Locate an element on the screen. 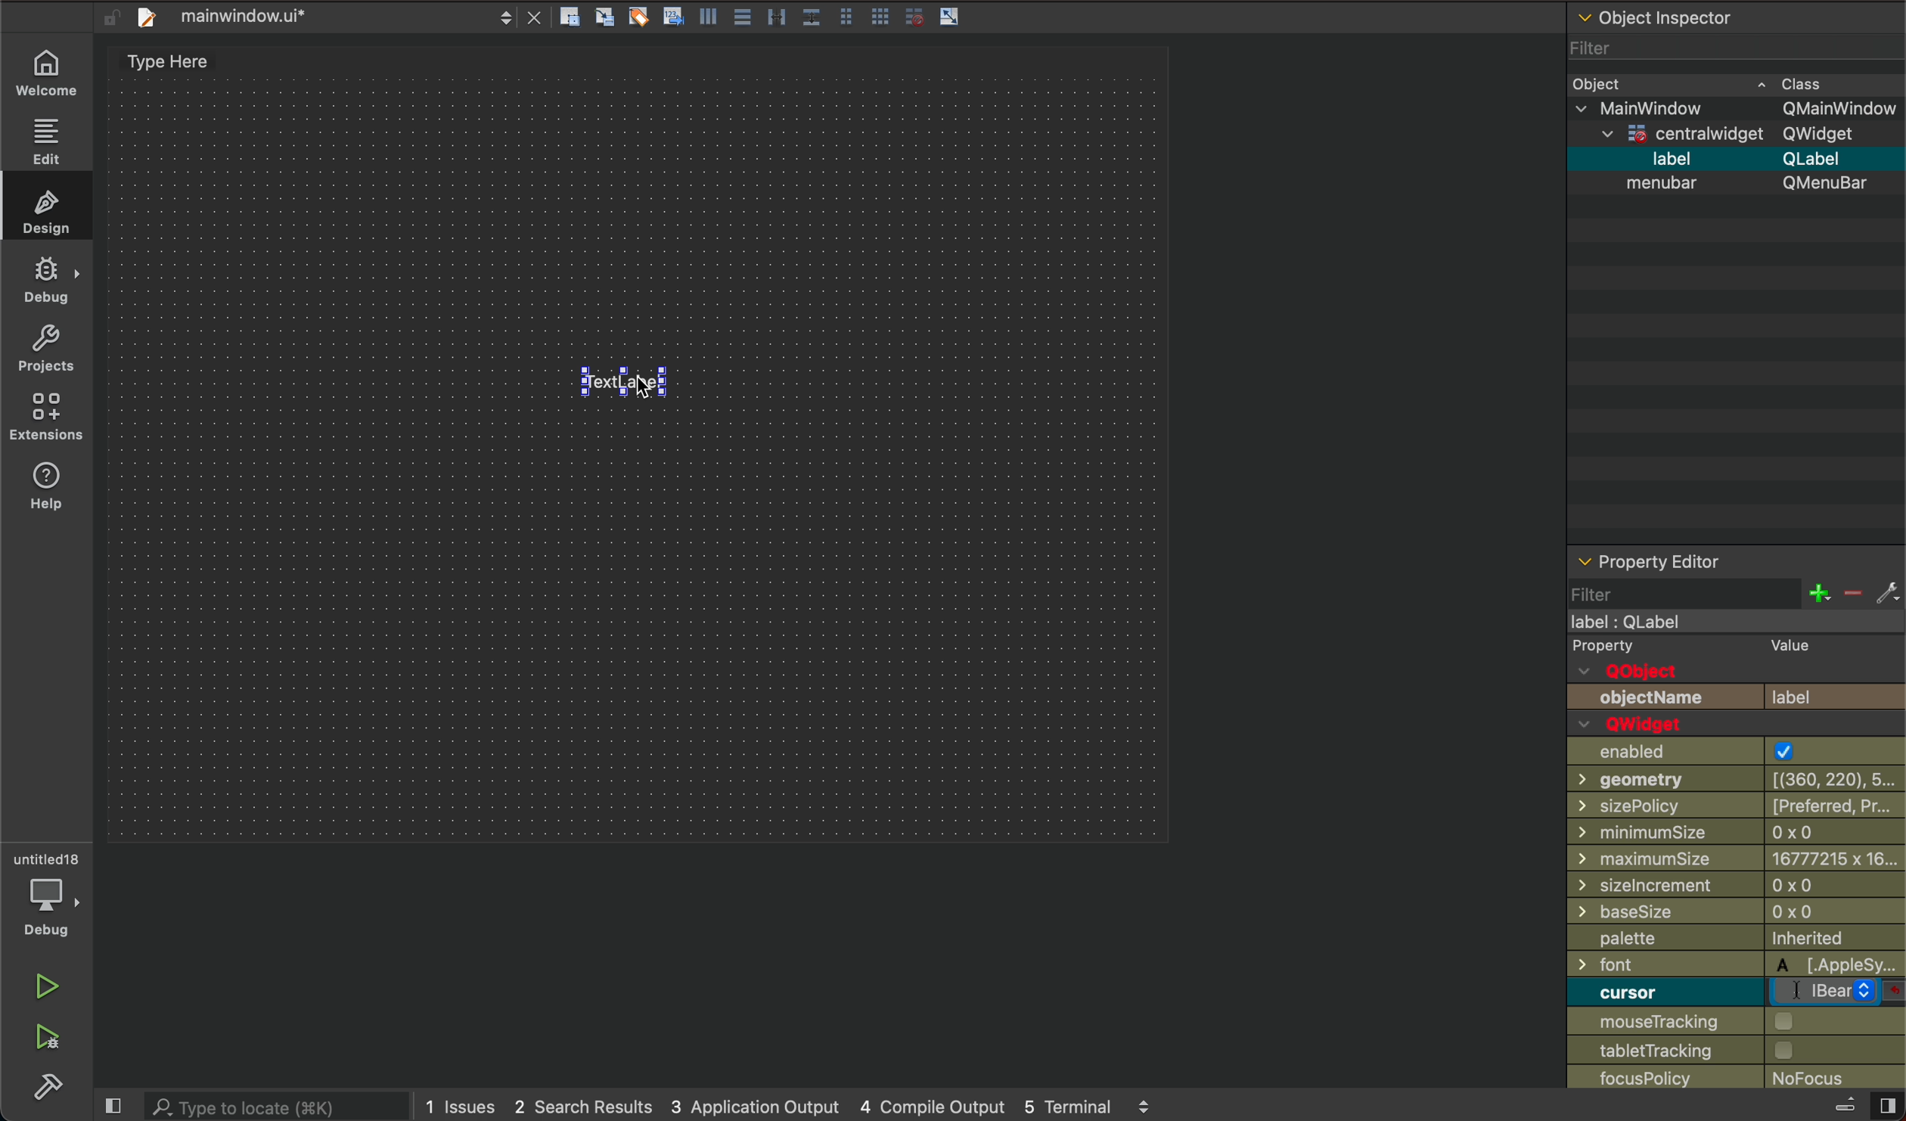 This screenshot has width=1906, height=1121. debug is located at coordinates (43, 913).